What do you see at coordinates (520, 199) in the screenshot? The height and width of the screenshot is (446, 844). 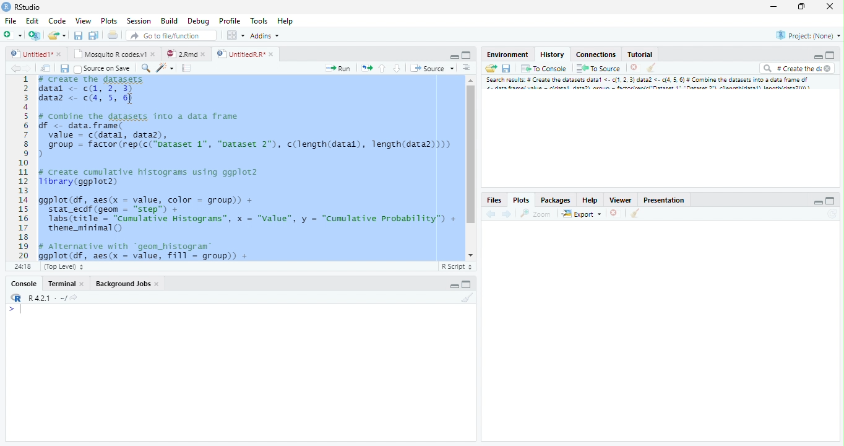 I see `Plots` at bounding box center [520, 199].